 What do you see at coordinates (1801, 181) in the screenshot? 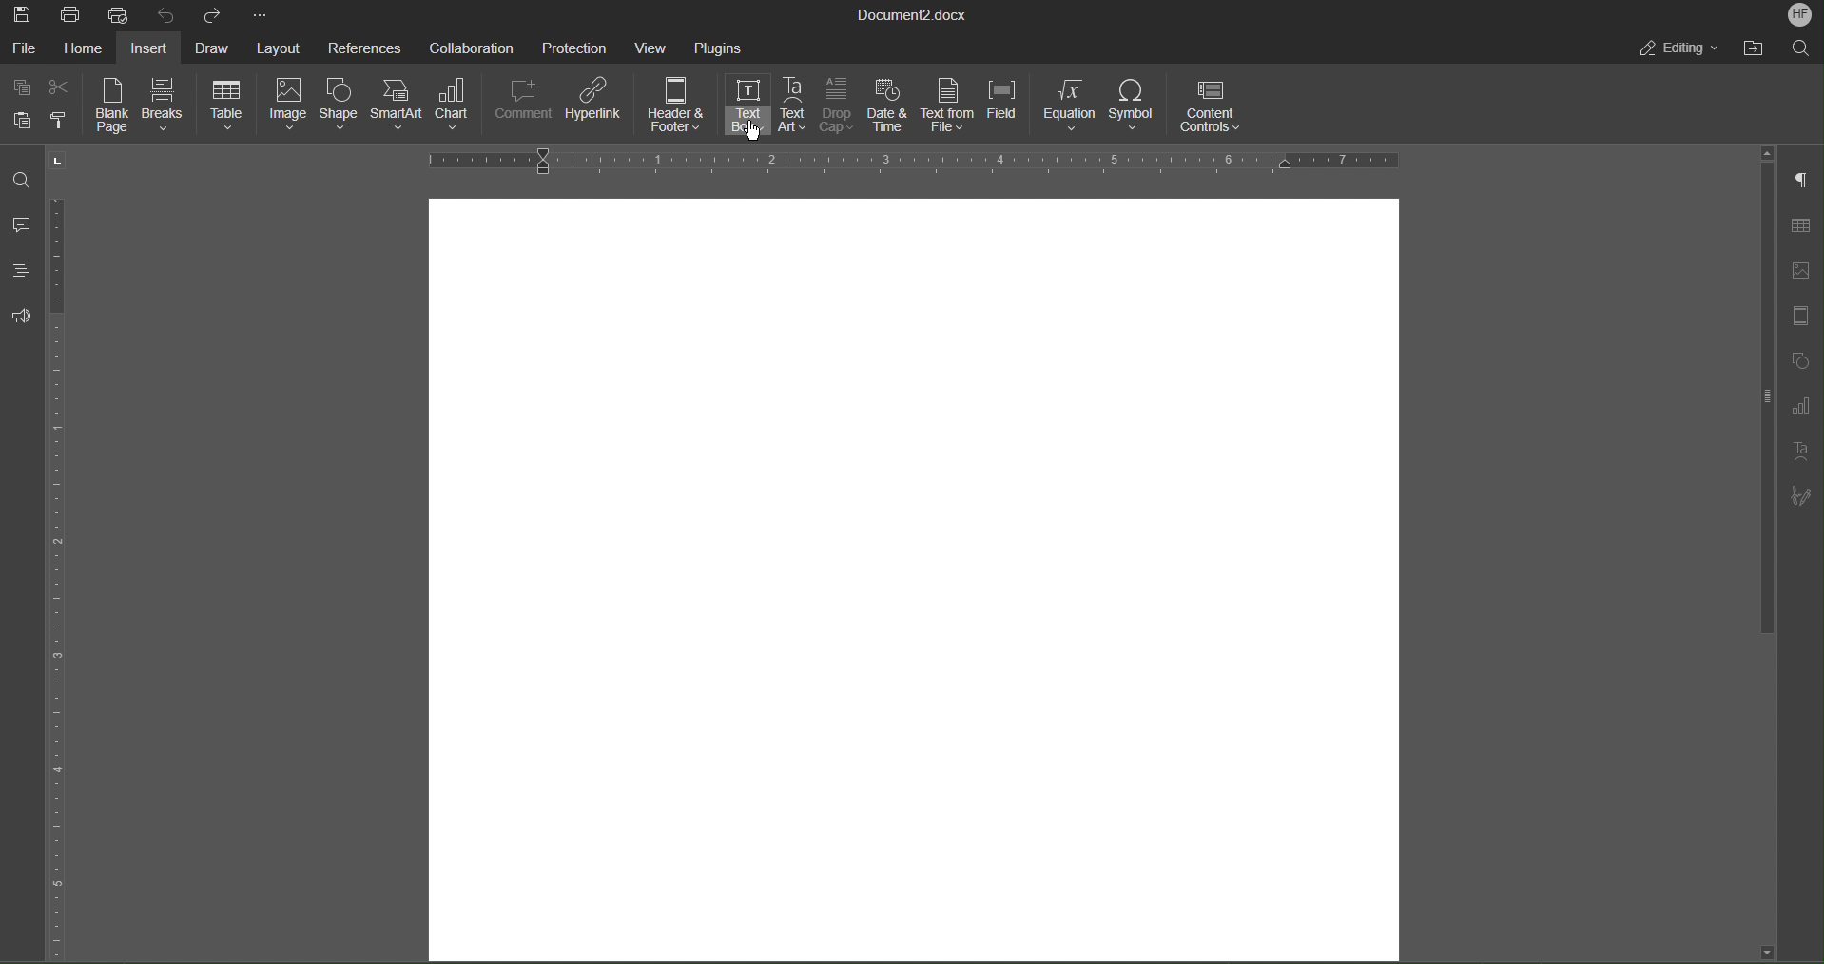
I see `Paragraph Settings` at bounding box center [1801, 181].